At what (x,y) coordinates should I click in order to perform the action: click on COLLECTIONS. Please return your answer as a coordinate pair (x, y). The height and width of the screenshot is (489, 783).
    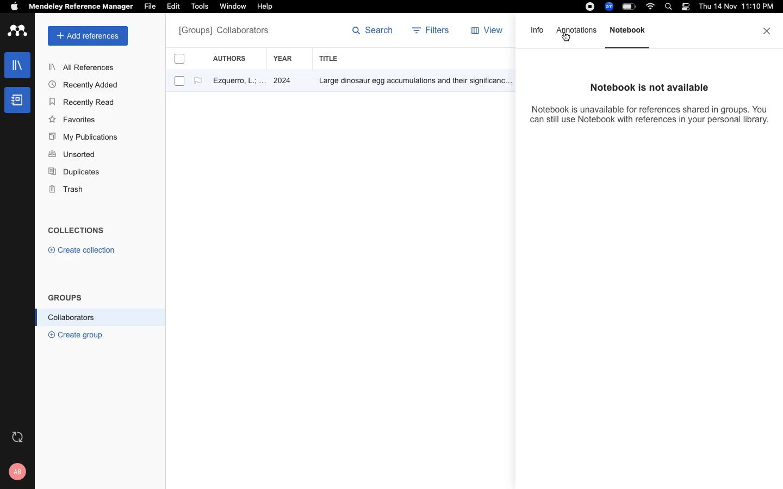
    Looking at the image, I should click on (76, 231).